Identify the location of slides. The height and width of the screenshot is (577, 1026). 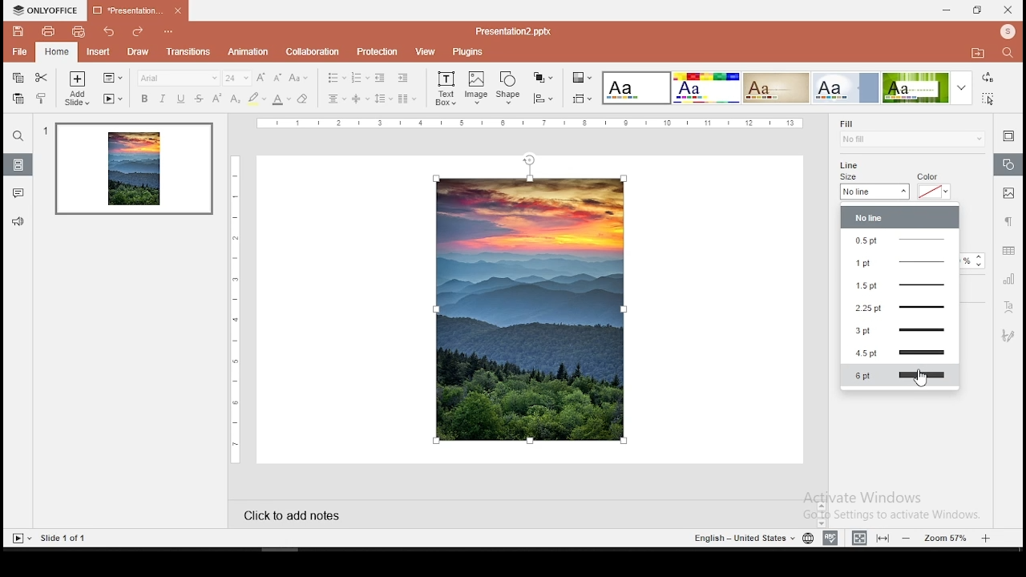
(18, 164).